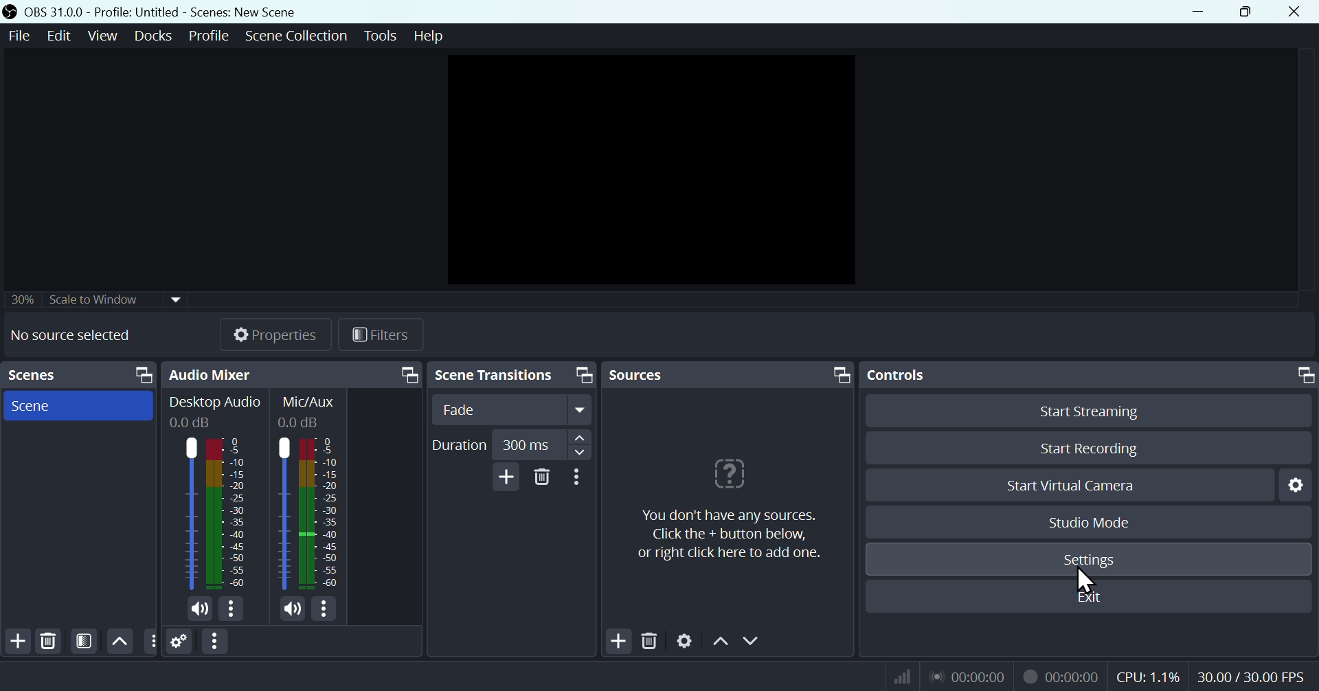 The image size is (1319, 691). Describe the element at coordinates (60, 35) in the screenshot. I see `Edit` at that location.